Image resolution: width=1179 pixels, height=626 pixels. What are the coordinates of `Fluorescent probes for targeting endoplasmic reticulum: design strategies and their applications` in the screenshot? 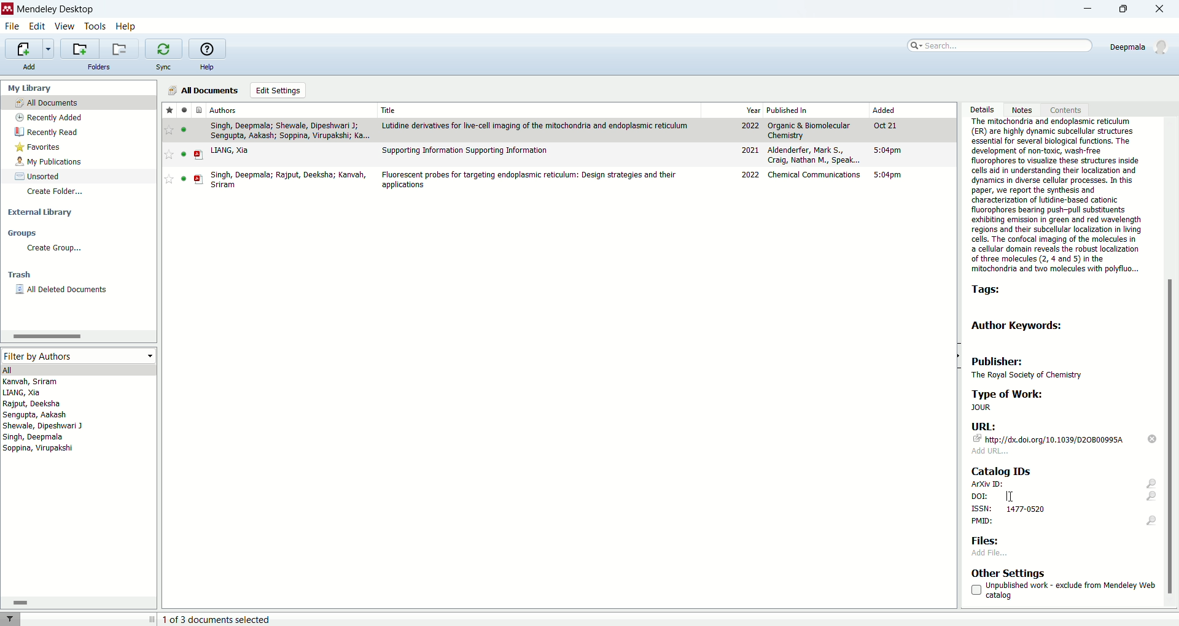 It's located at (528, 180).